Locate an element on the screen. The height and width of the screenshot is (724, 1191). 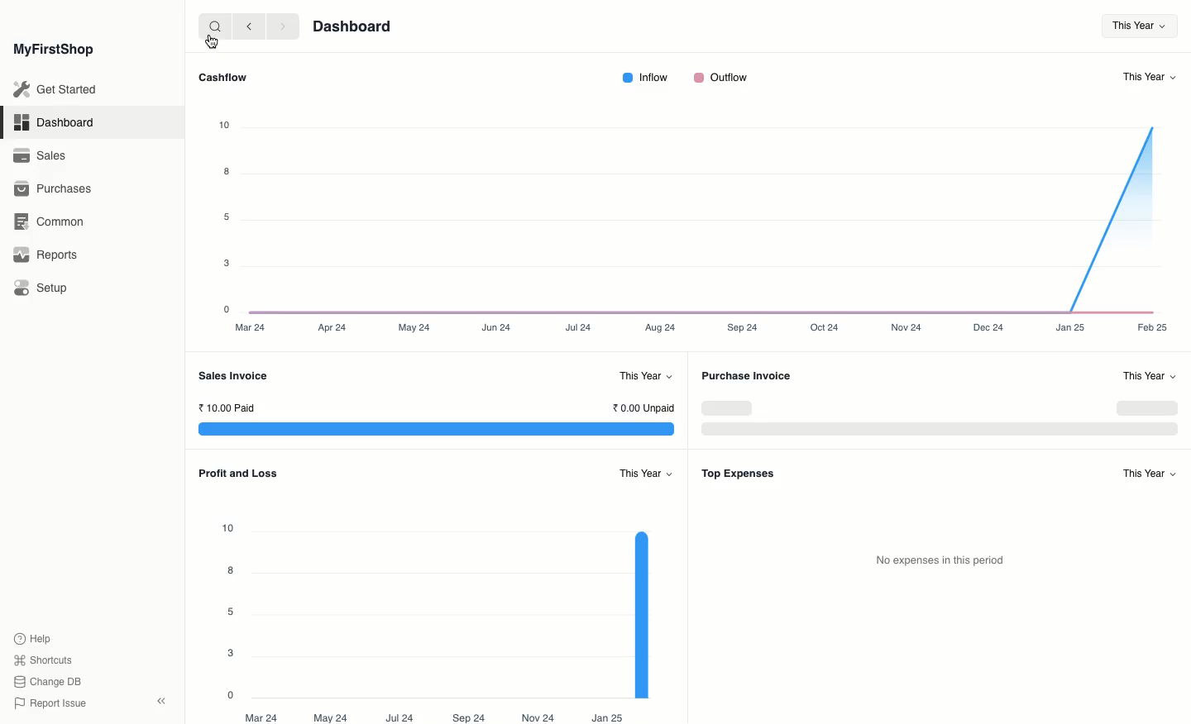
Get Started is located at coordinates (56, 90).